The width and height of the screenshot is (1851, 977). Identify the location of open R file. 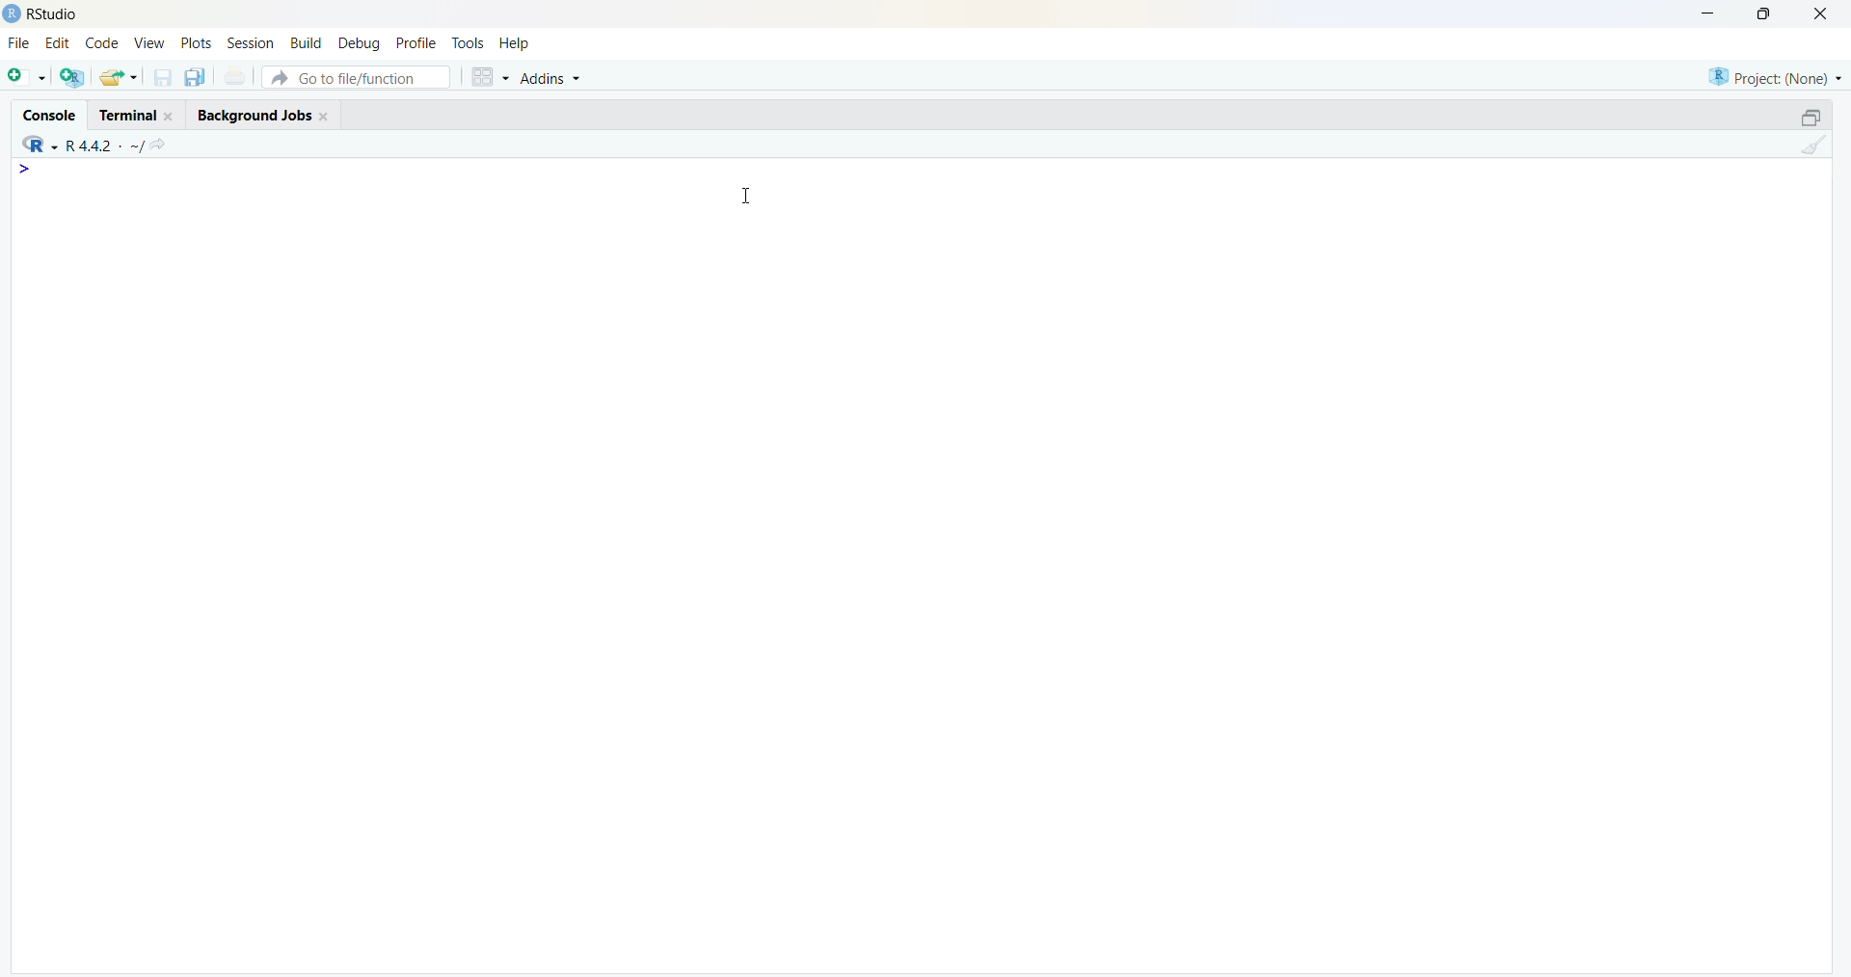
(71, 78).